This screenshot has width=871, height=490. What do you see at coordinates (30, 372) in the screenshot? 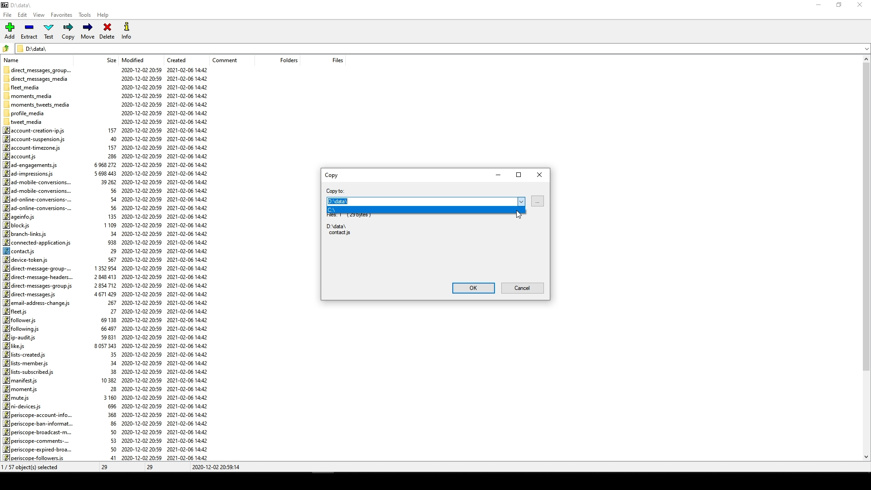
I see `lists-subscribed.js` at bounding box center [30, 372].